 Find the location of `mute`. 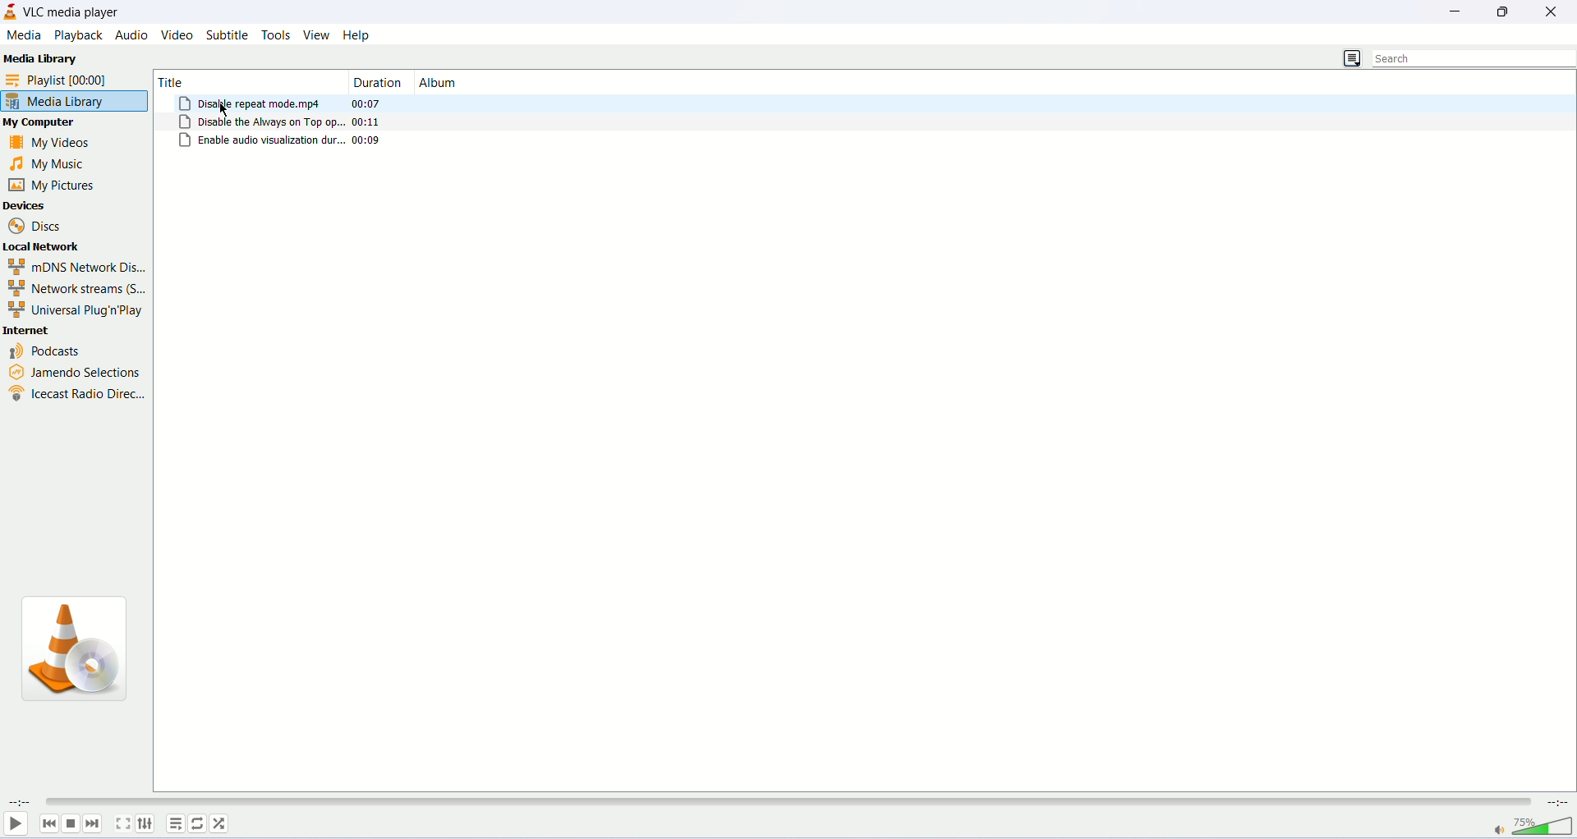

mute is located at coordinates (1498, 832).